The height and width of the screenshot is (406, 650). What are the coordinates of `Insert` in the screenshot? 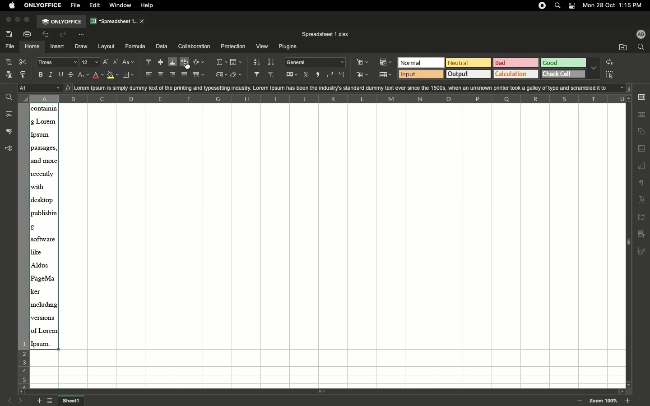 It's located at (58, 47).